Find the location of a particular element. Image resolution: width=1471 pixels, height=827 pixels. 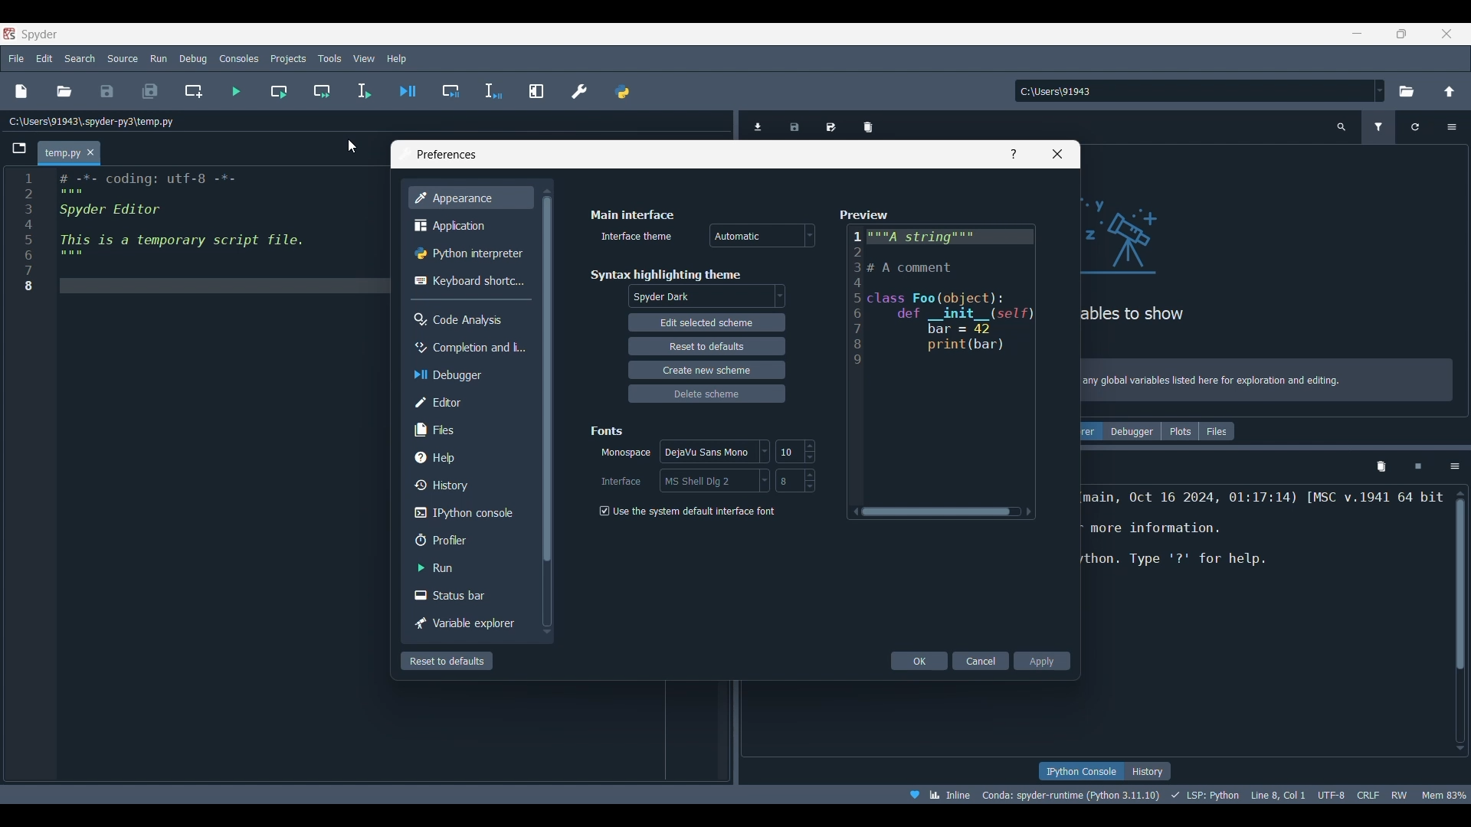

Close software is located at coordinates (1447, 34).